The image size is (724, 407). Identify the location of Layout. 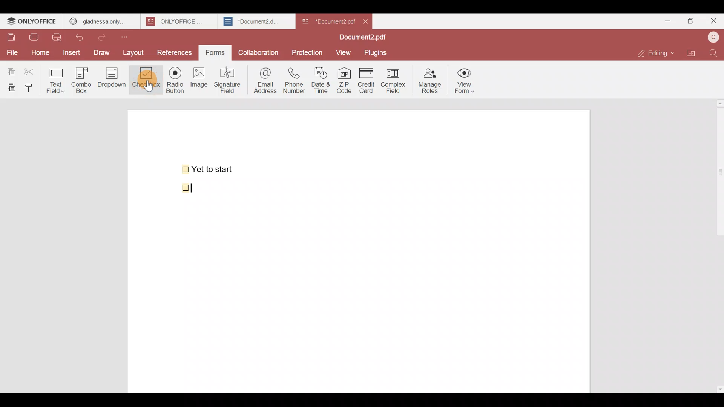
(137, 52).